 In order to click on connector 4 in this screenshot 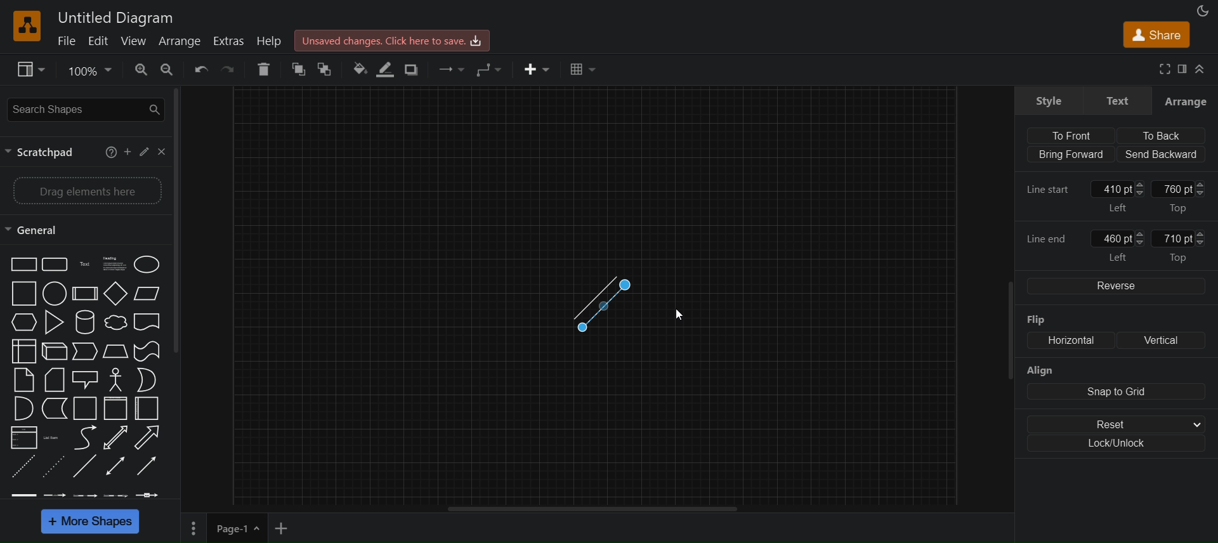, I will do `click(115, 495)`.